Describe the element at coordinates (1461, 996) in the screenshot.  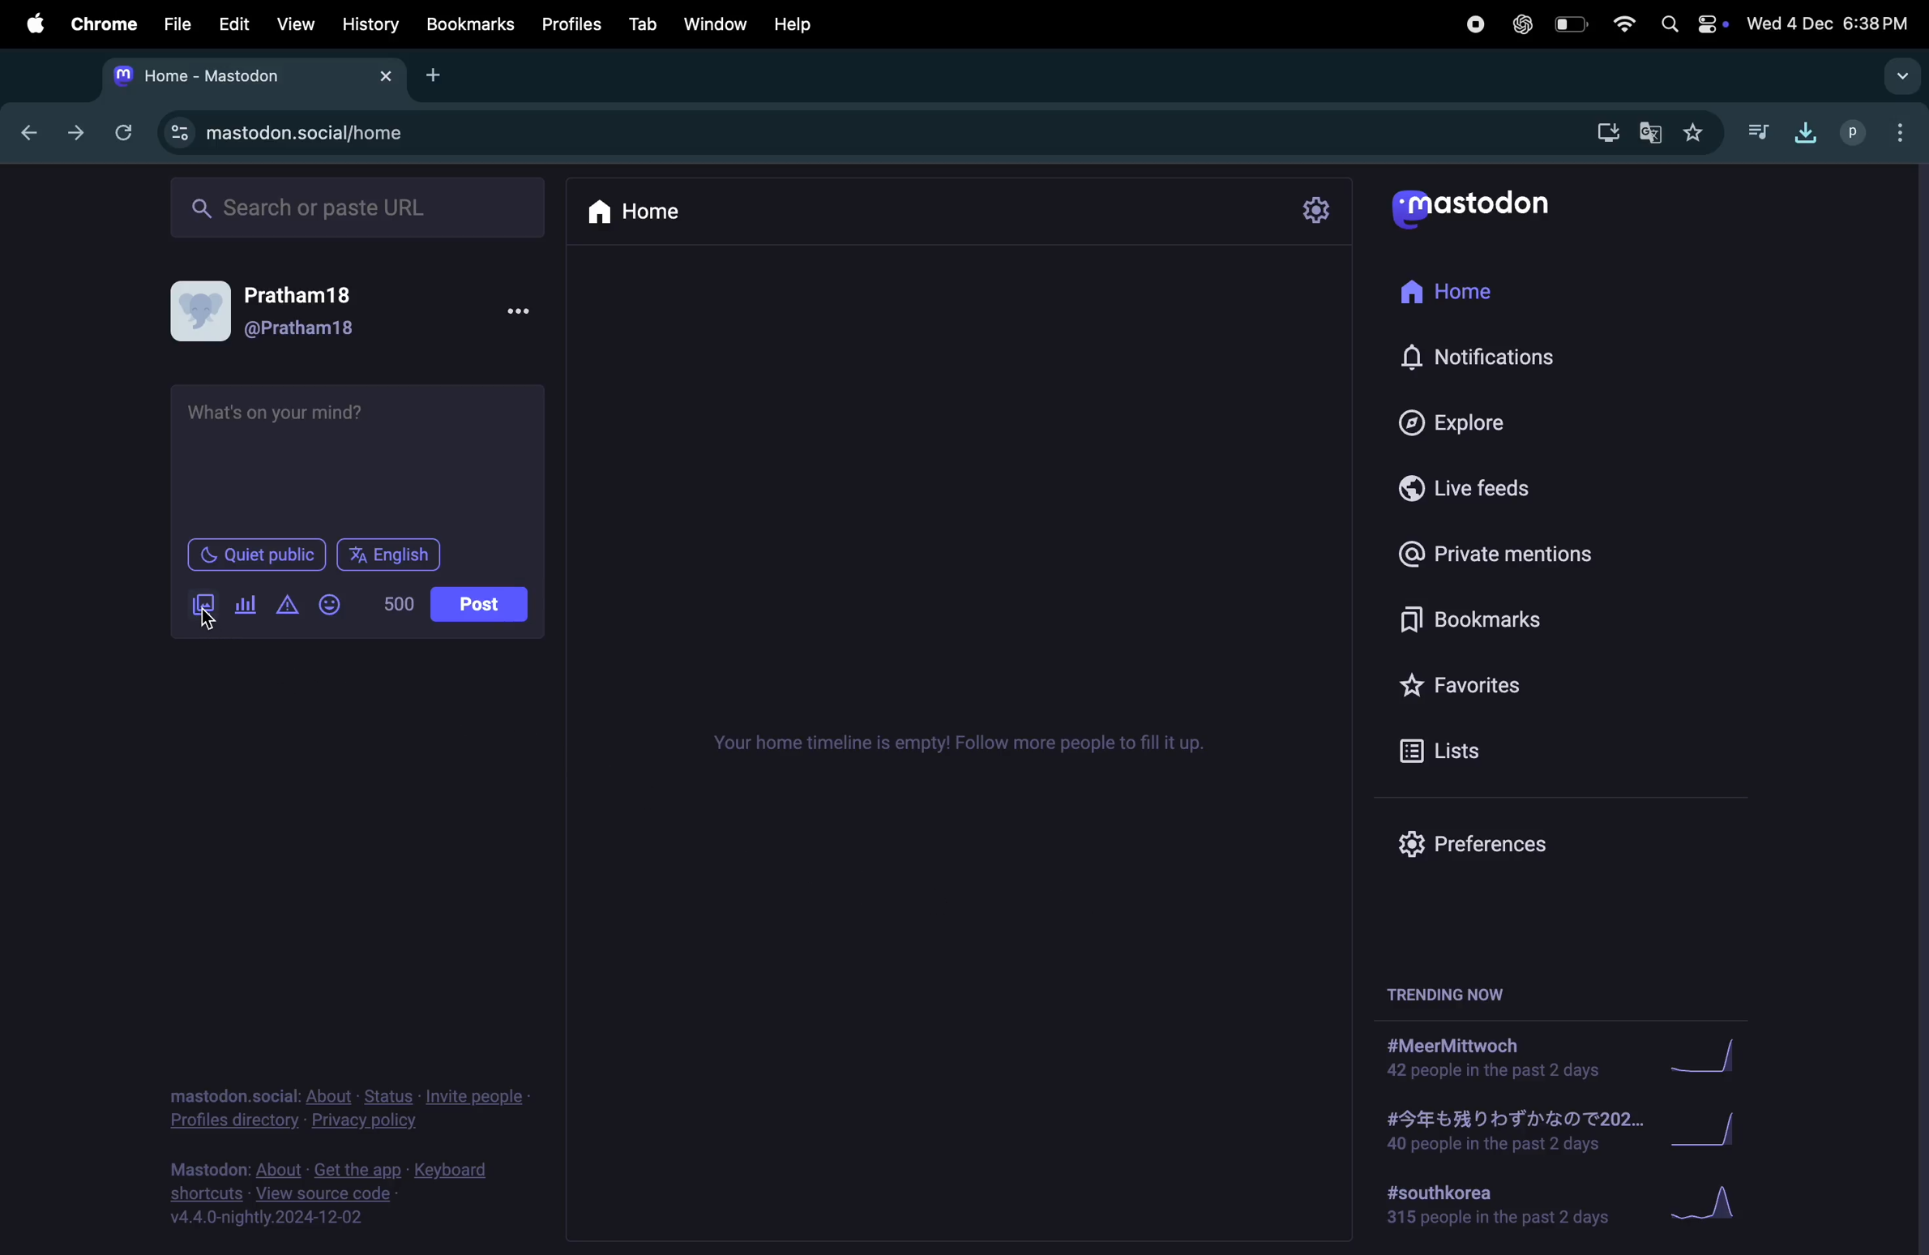
I see `trending now` at that location.